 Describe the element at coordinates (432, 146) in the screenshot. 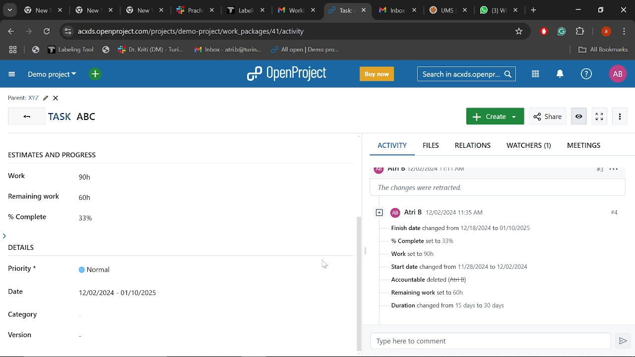

I see `Files` at that location.